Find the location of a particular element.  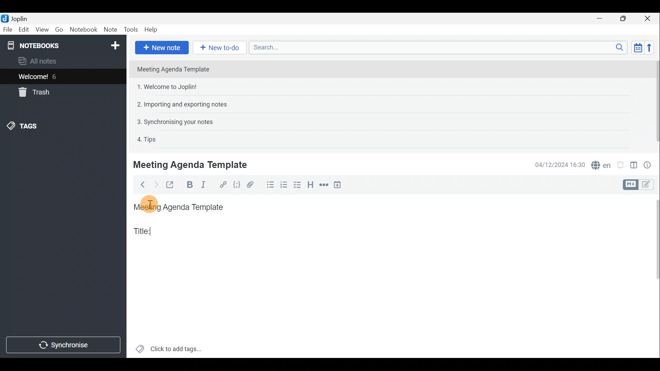

Horizontal rule is located at coordinates (324, 186).